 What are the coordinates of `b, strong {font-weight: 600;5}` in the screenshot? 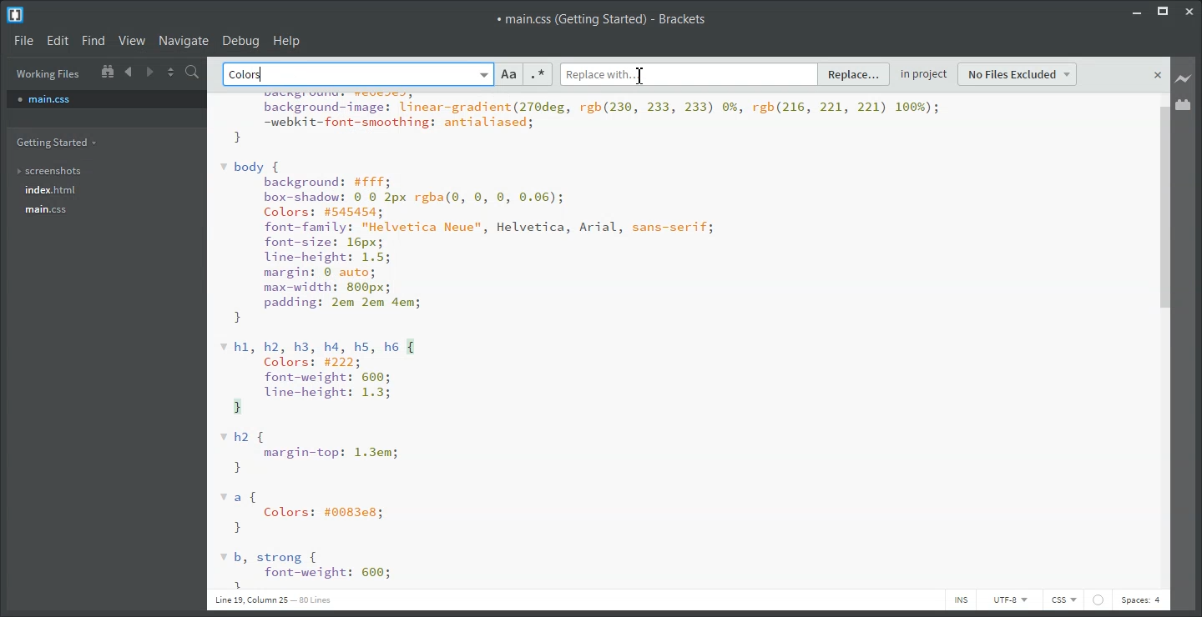 It's located at (306, 569).